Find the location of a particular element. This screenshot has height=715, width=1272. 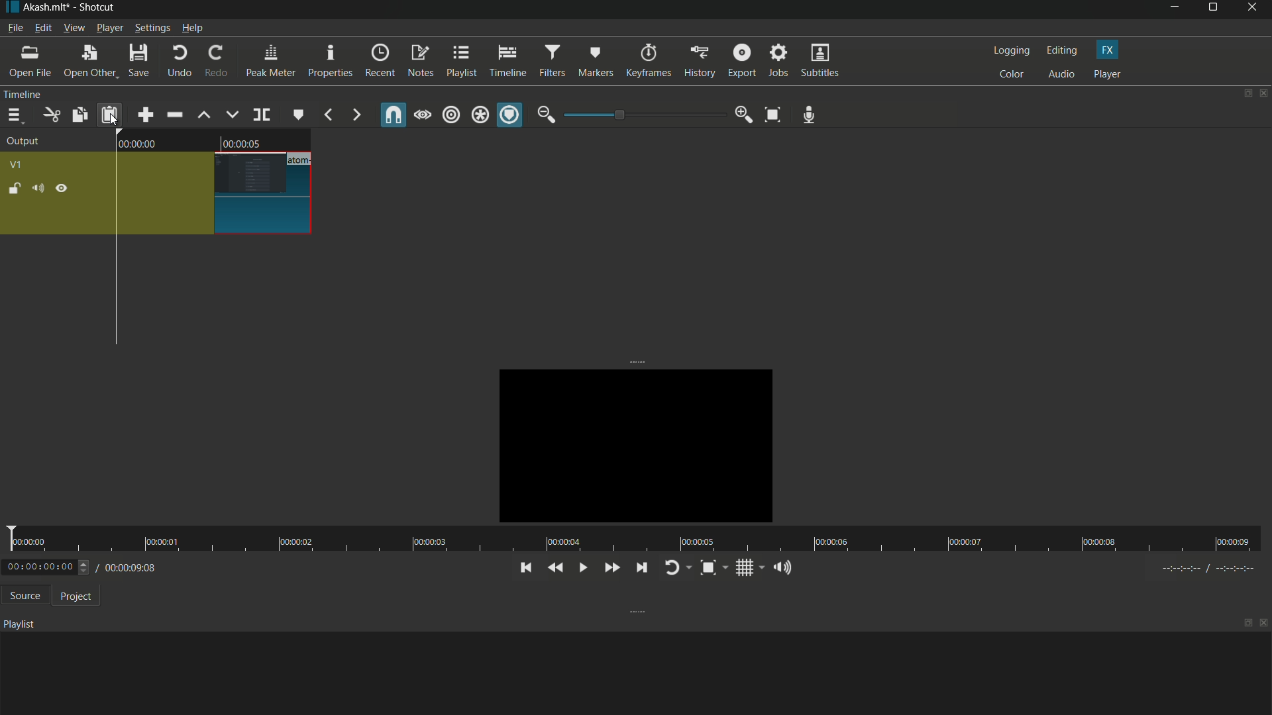

time is located at coordinates (631, 539).